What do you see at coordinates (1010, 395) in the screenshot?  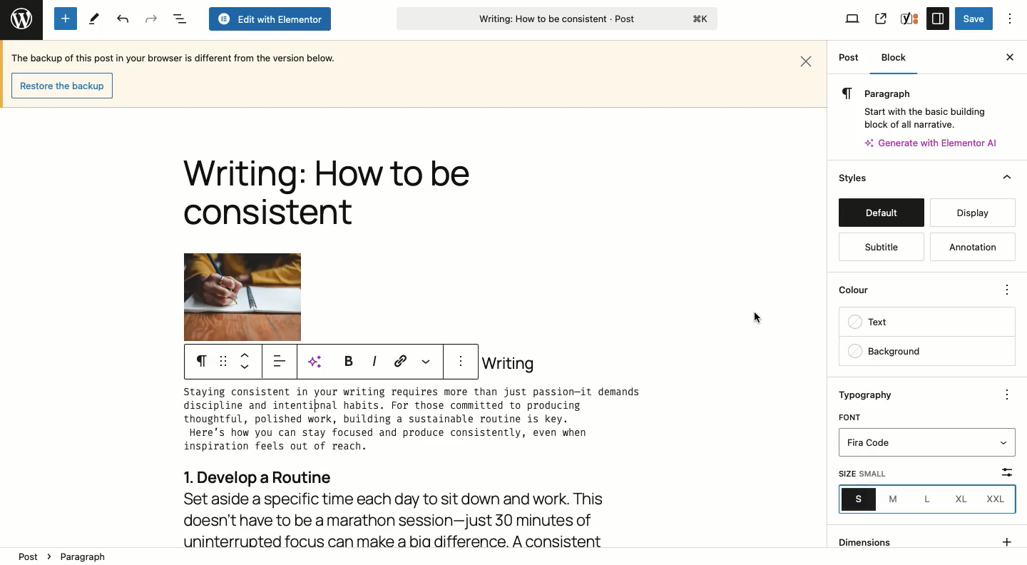 I see `More` at bounding box center [1010, 395].